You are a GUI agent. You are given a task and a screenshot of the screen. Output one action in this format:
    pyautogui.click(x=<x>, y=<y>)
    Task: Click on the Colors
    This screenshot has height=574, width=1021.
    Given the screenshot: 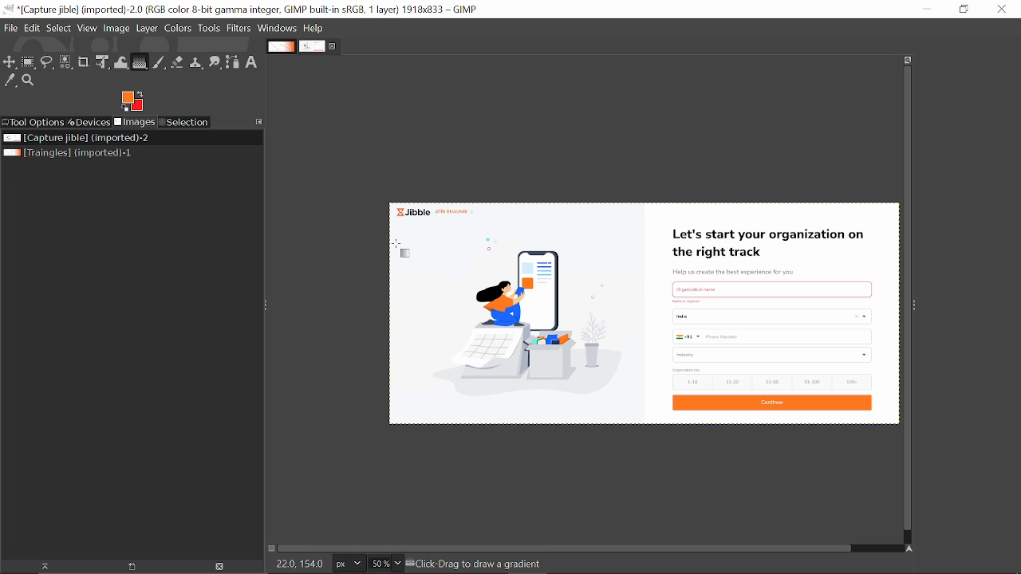 What is the action you would take?
    pyautogui.click(x=179, y=29)
    